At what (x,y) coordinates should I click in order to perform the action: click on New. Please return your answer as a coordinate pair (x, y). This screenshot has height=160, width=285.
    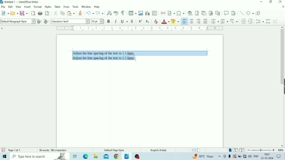
    Looking at the image, I should click on (5, 13).